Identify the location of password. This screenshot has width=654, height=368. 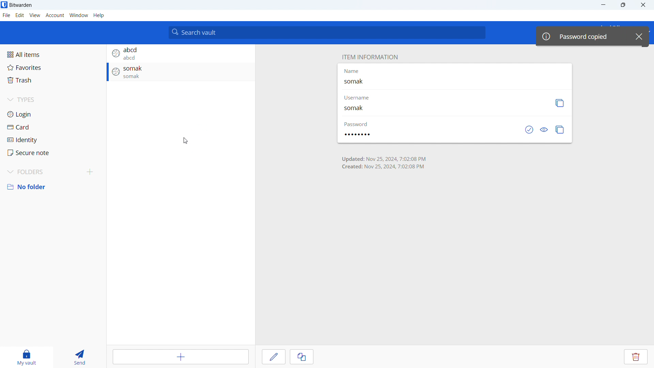
(357, 134).